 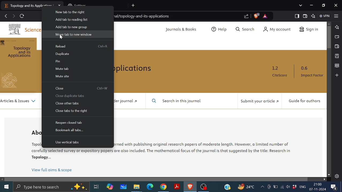 I want to click on Speaker/Headphone, so click(x=287, y=187).